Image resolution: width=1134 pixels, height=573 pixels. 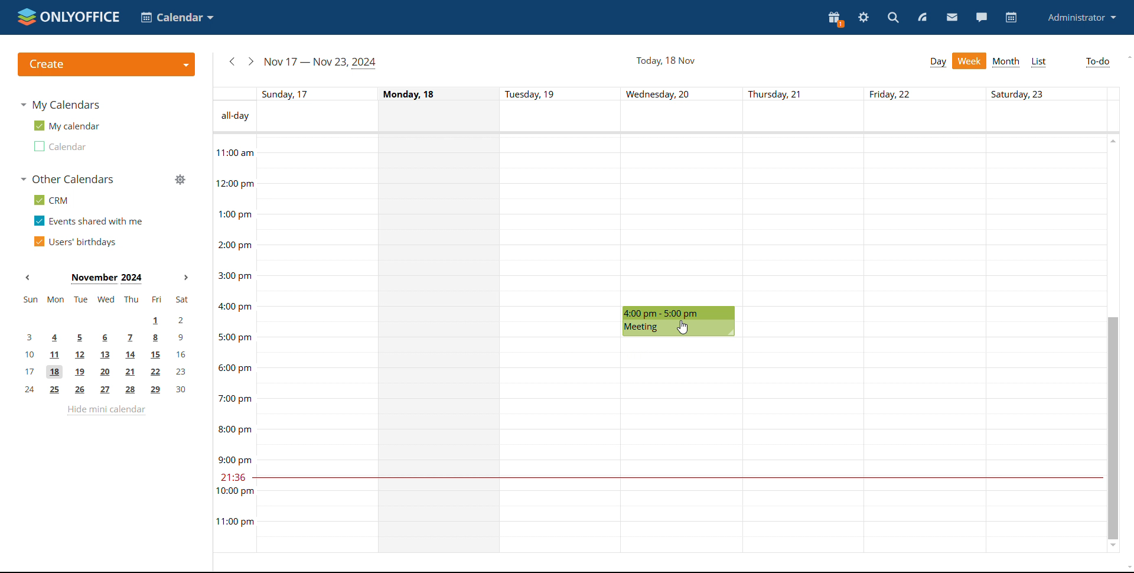 I want to click on Month on display, so click(x=107, y=278).